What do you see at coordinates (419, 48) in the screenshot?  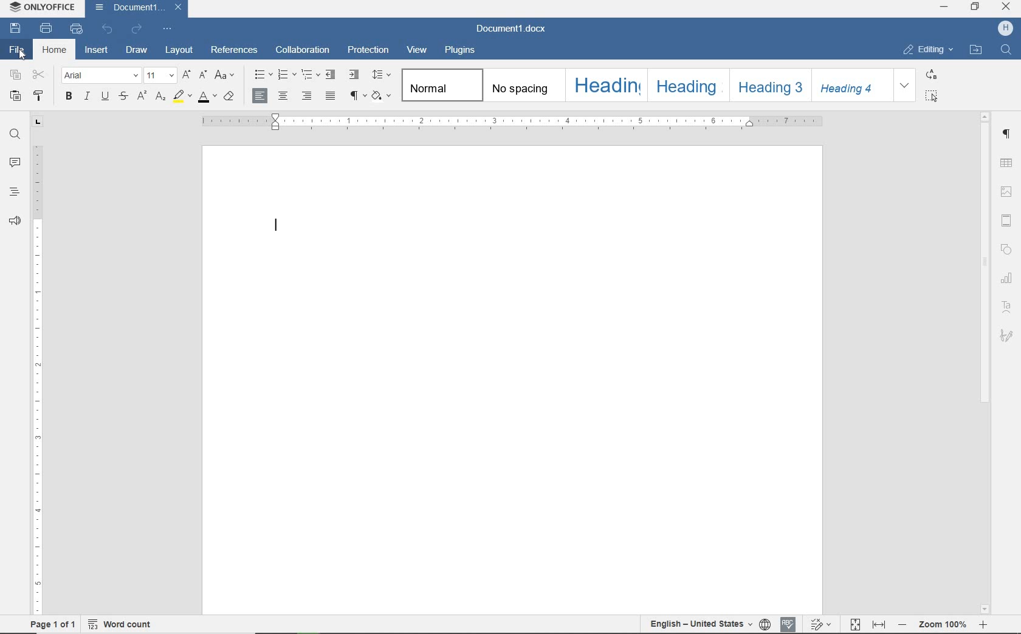 I see `view` at bounding box center [419, 48].